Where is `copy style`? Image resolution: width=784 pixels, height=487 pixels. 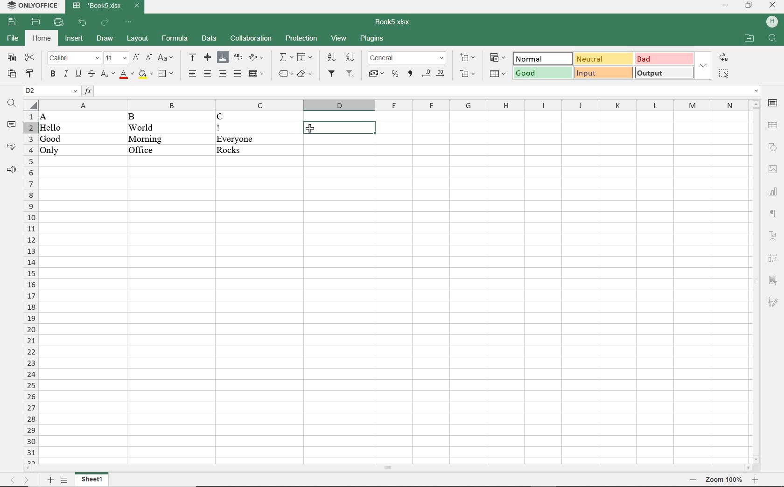
copy style is located at coordinates (29, 75).